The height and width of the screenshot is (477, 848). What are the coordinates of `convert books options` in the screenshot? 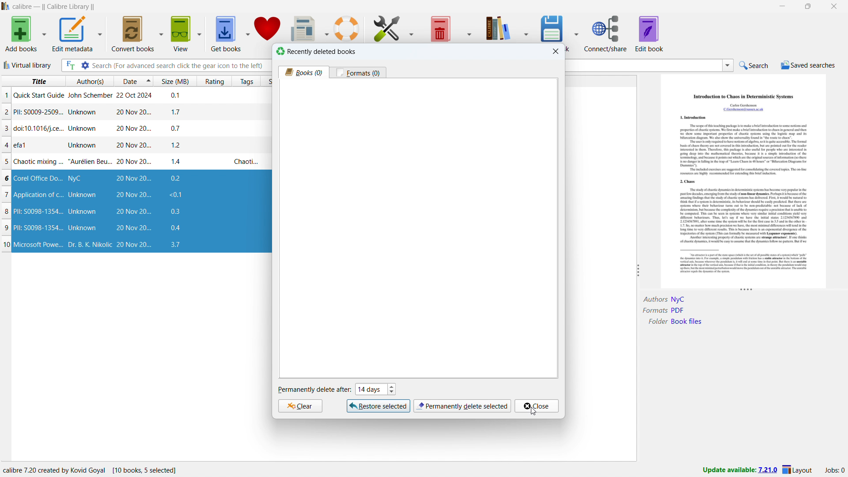 It's located at (161, 34).